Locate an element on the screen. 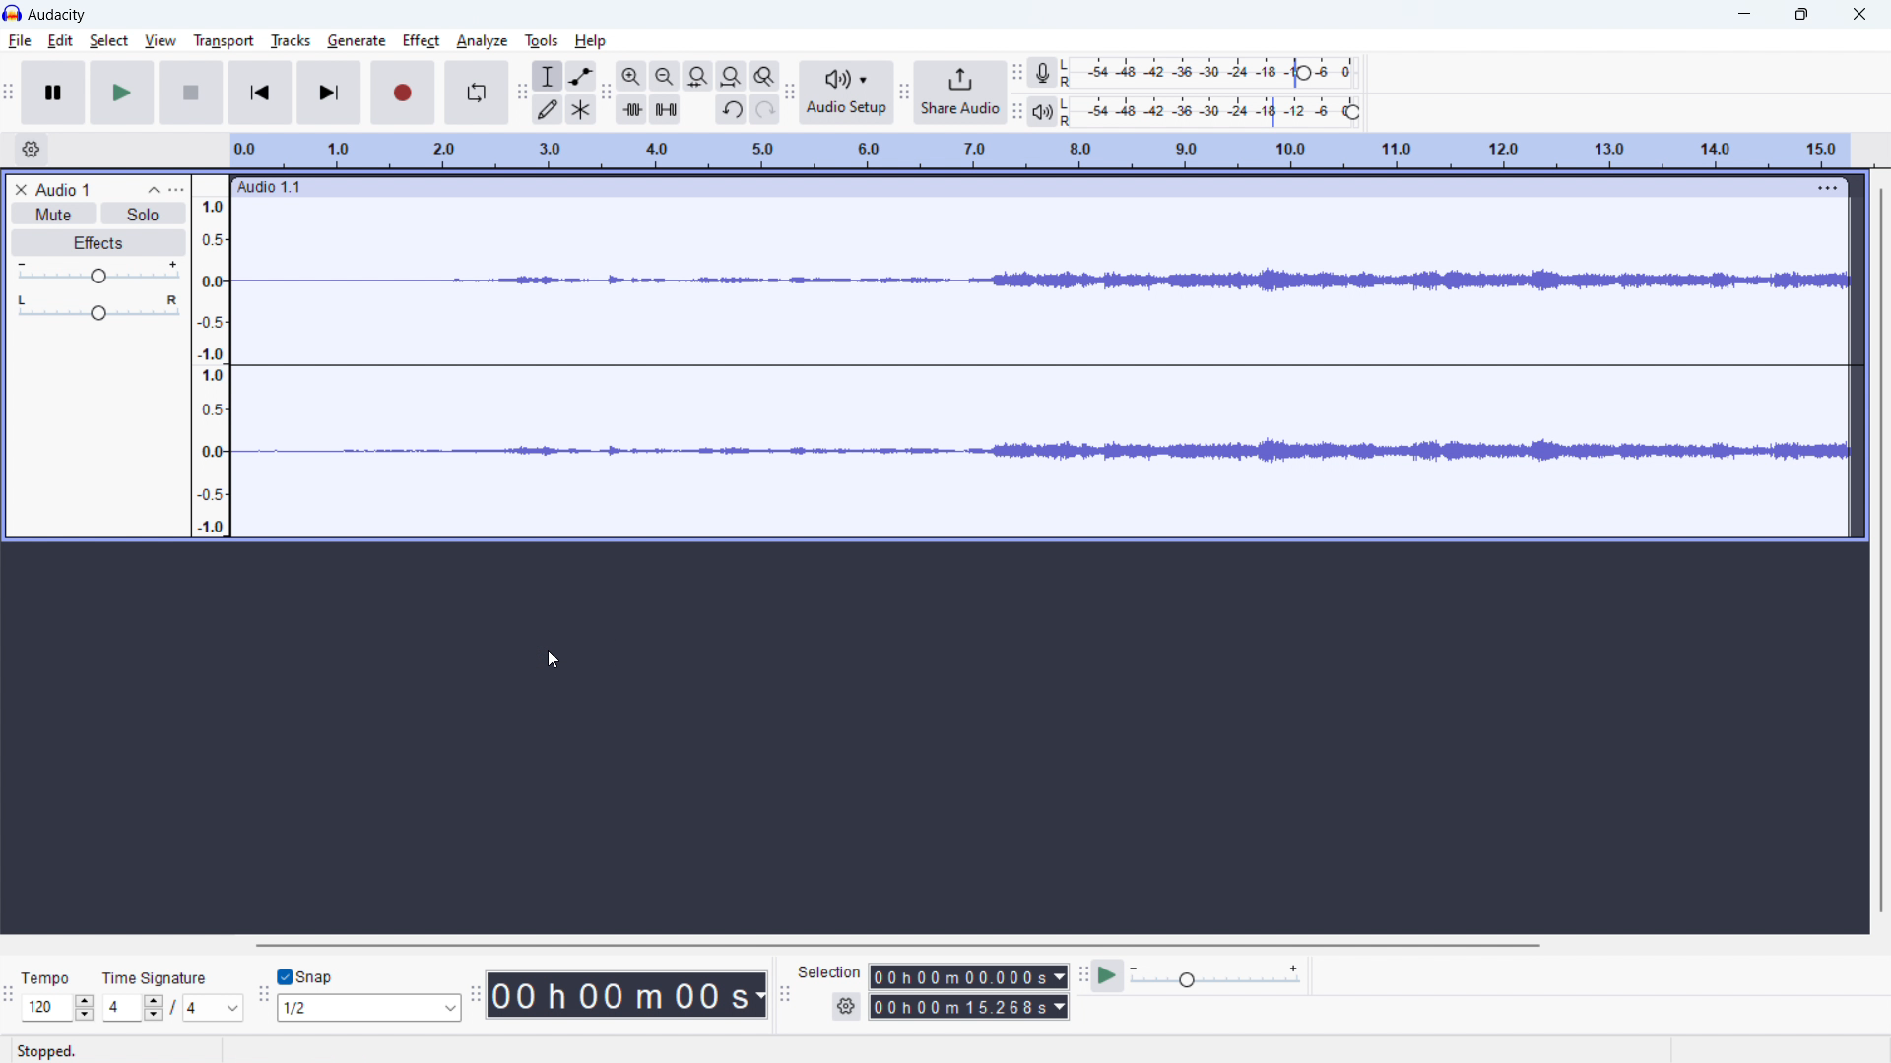  minimize is located at coordinates (1743, 14).